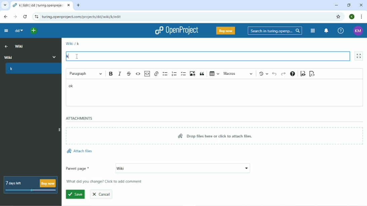 Image resolution: width=367 pixels, height=206 pixels. I want to click on Current tab, so click(41, 6).